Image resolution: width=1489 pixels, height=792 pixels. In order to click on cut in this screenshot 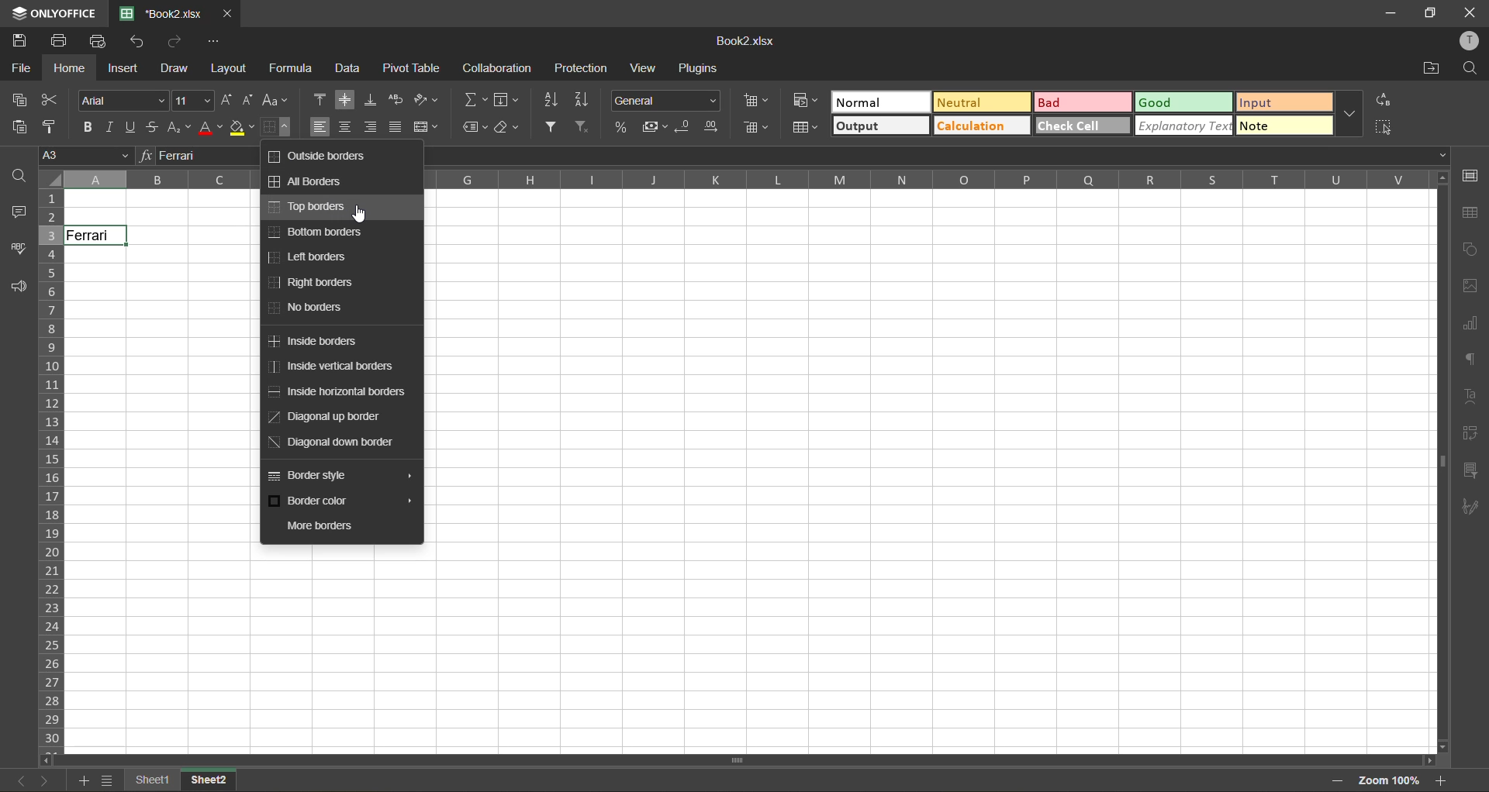, I will do `click(52, 99)`.